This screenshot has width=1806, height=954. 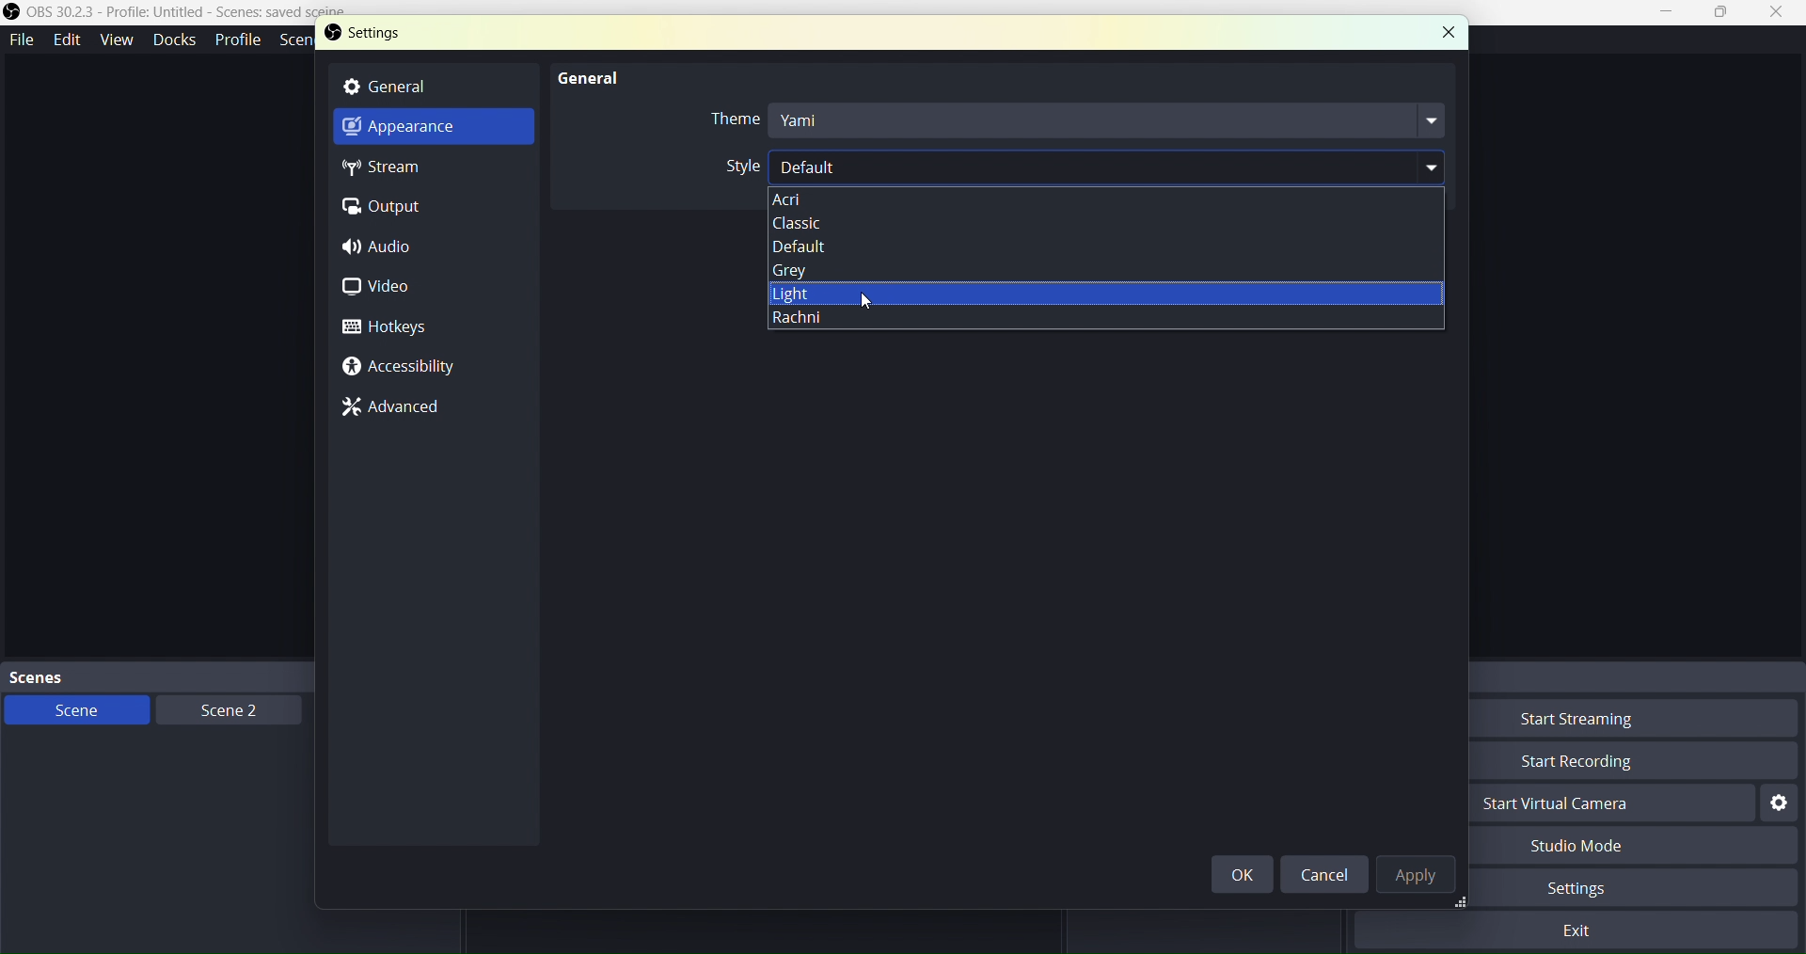 What do you see at coordinates (402, 37) in the screenshot?
I see `Settings` at bounding box center [402, 37].